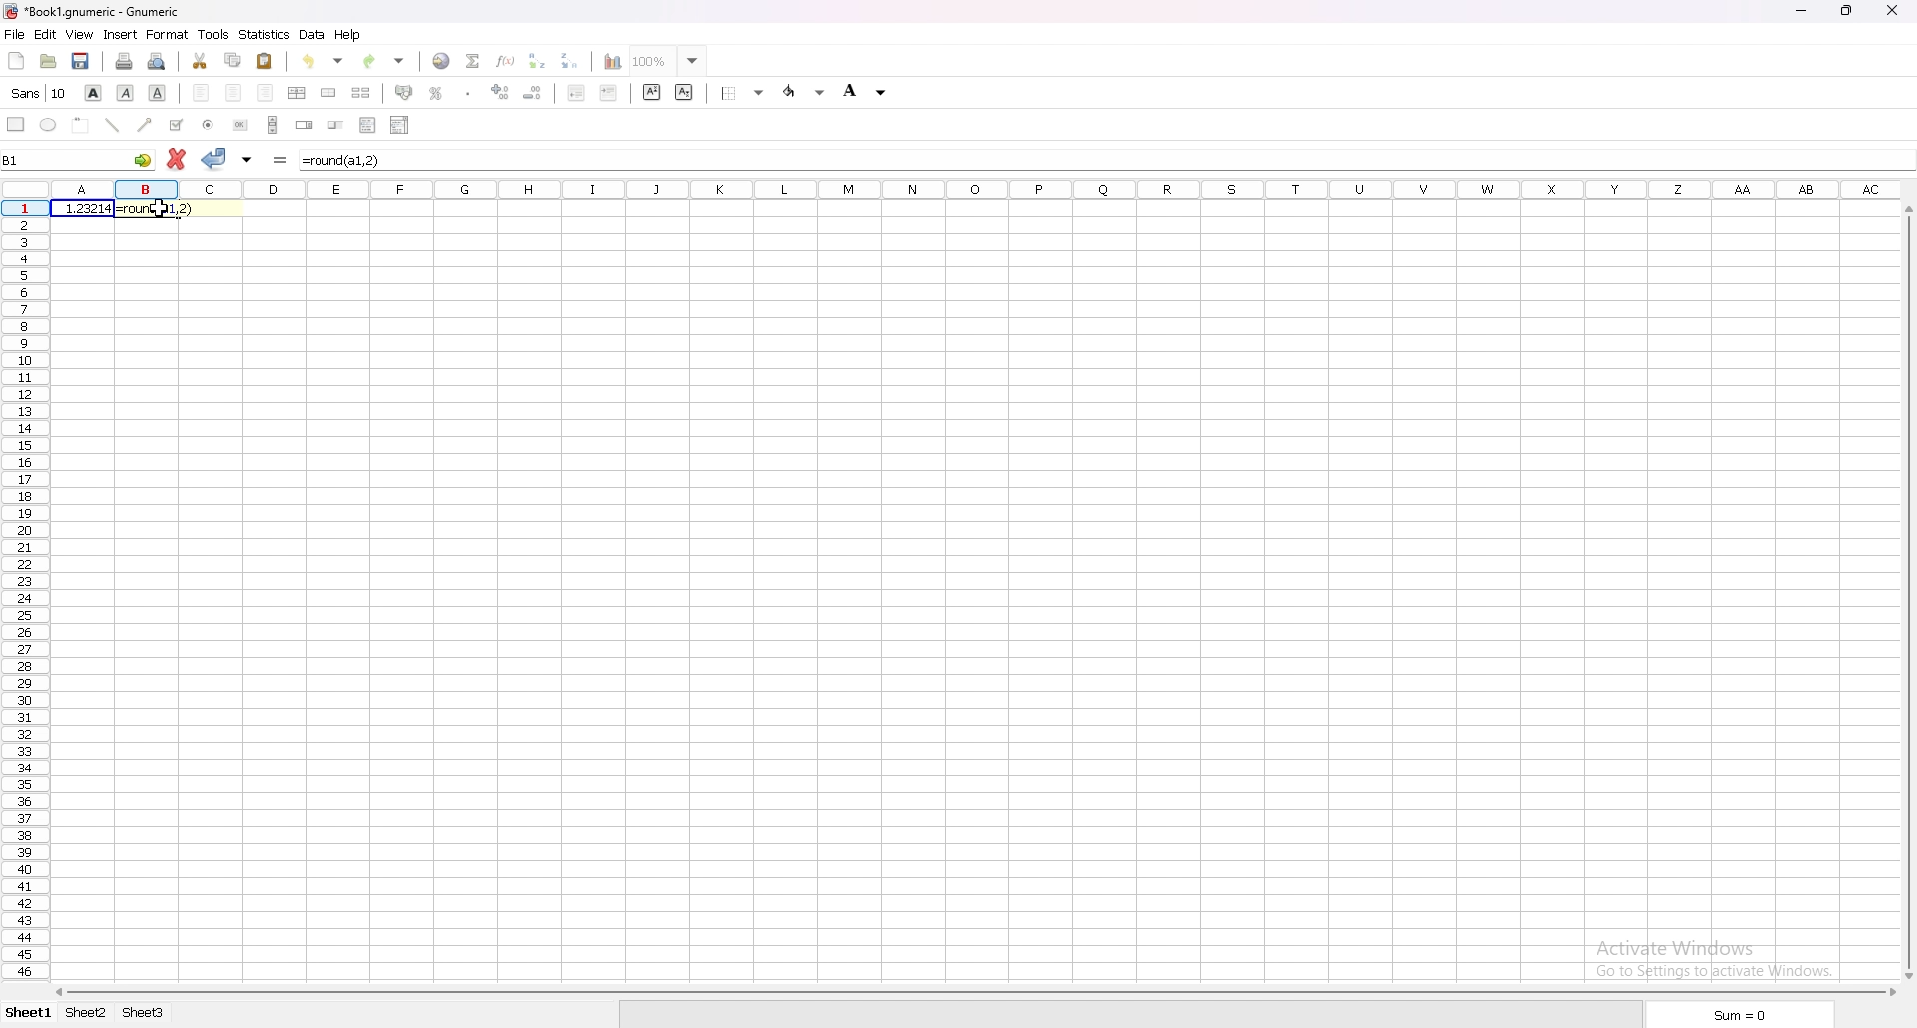 Image resolution: width=1917 pixels, height=1028 pixels. Describe the element at coordinates (274, 124) in the screenshot. I see `scroll bar` at that location.